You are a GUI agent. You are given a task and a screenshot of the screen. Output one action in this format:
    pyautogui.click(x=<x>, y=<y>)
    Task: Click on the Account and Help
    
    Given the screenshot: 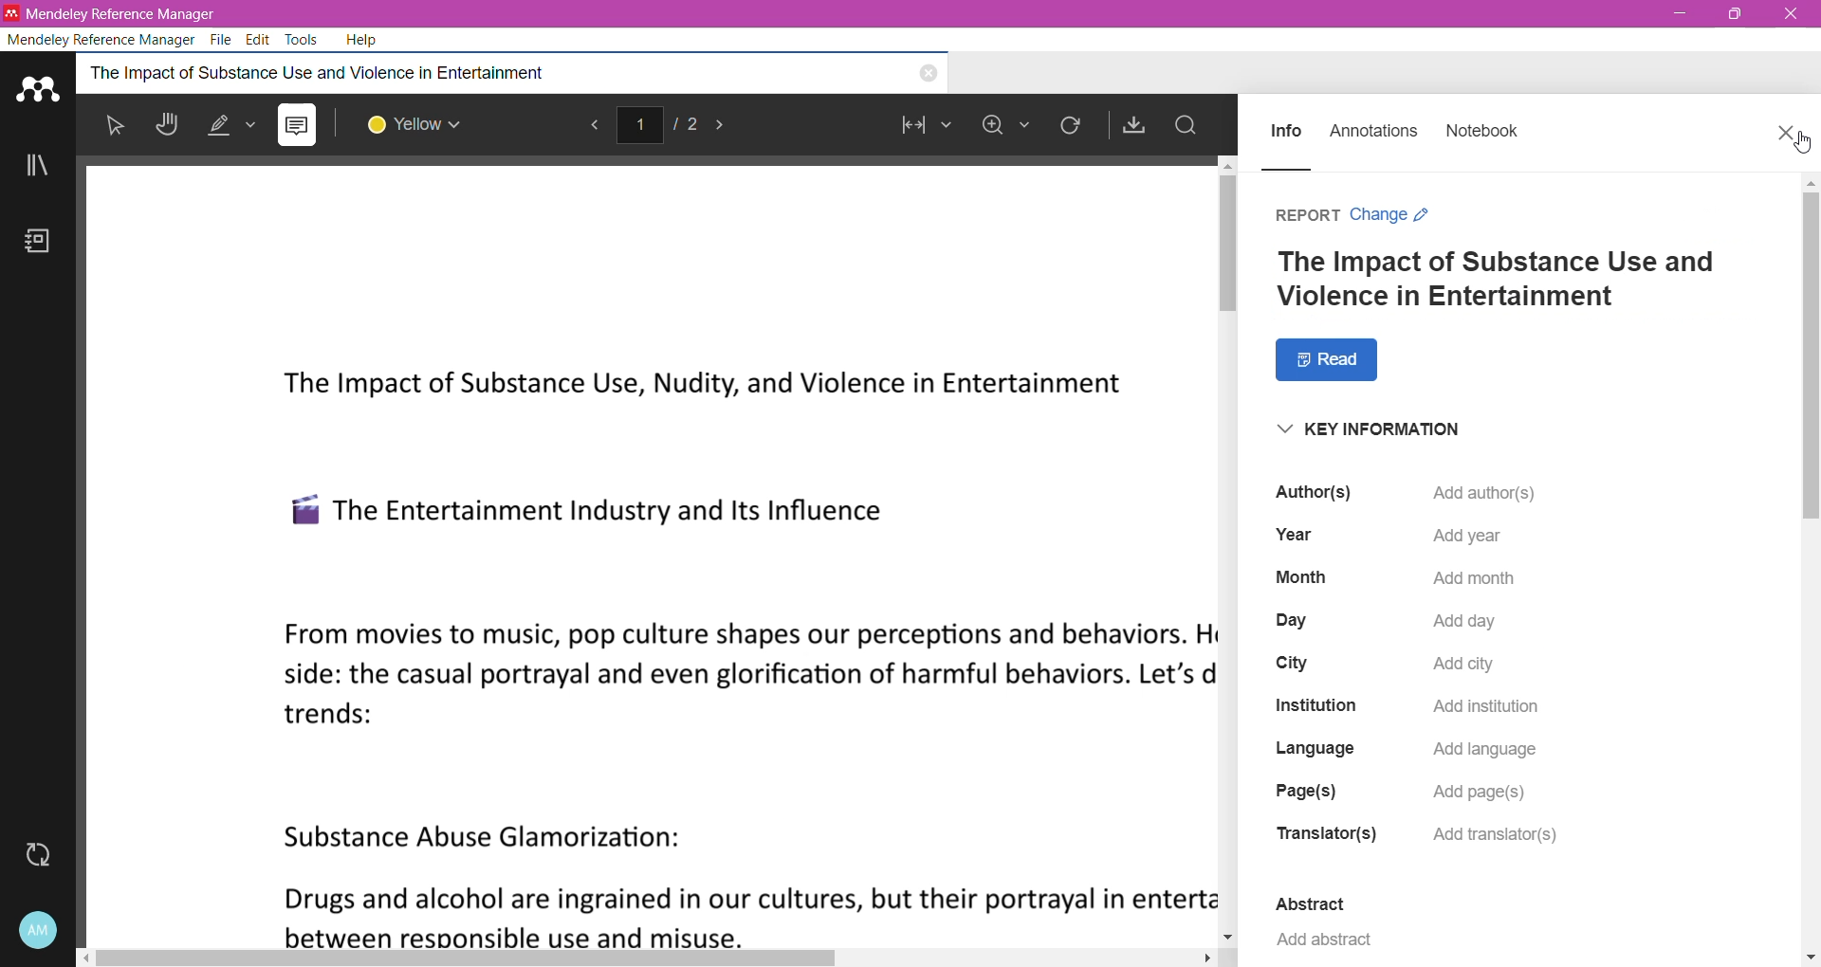 What is the action you would take?
    pyautogui.click(x=38, y=931)
    